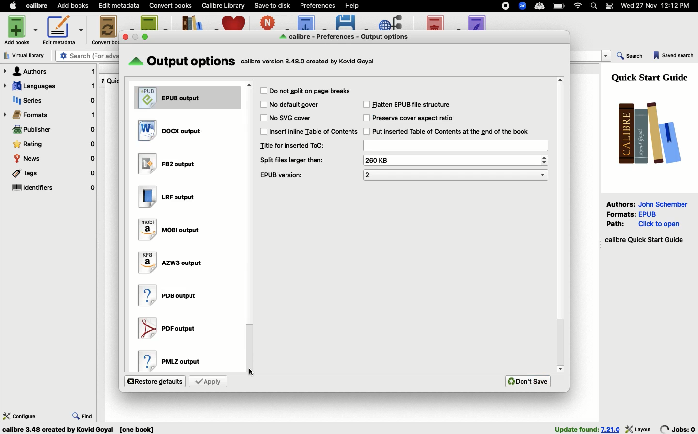 The image size is (698, 434). I want to click on Rating, so click(54, 144).